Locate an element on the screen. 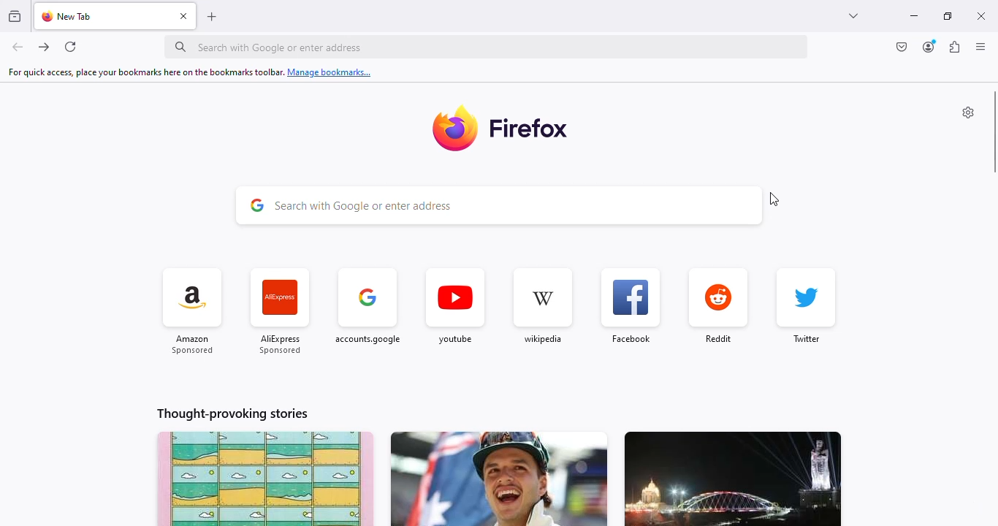 This screenshot has height=526, width=998. search is located at coordinates (499, 206).